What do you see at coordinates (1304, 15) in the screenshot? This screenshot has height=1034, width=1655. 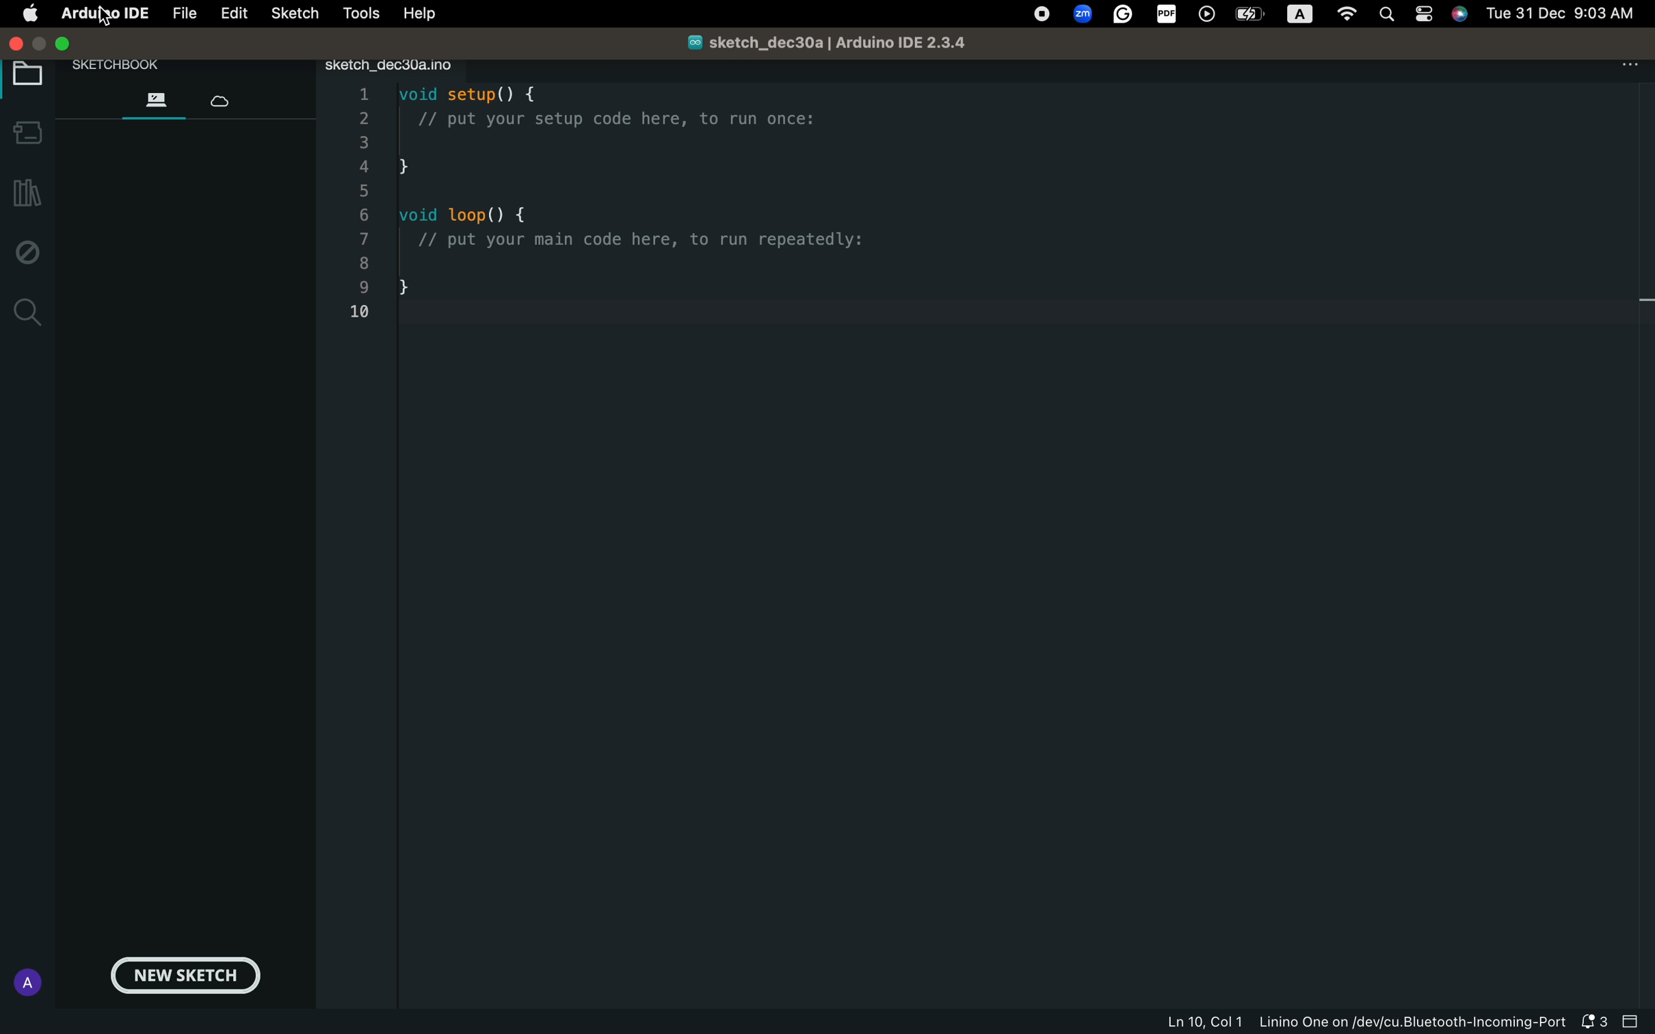 I see `Brightness` at bounding box center [1304, 15].